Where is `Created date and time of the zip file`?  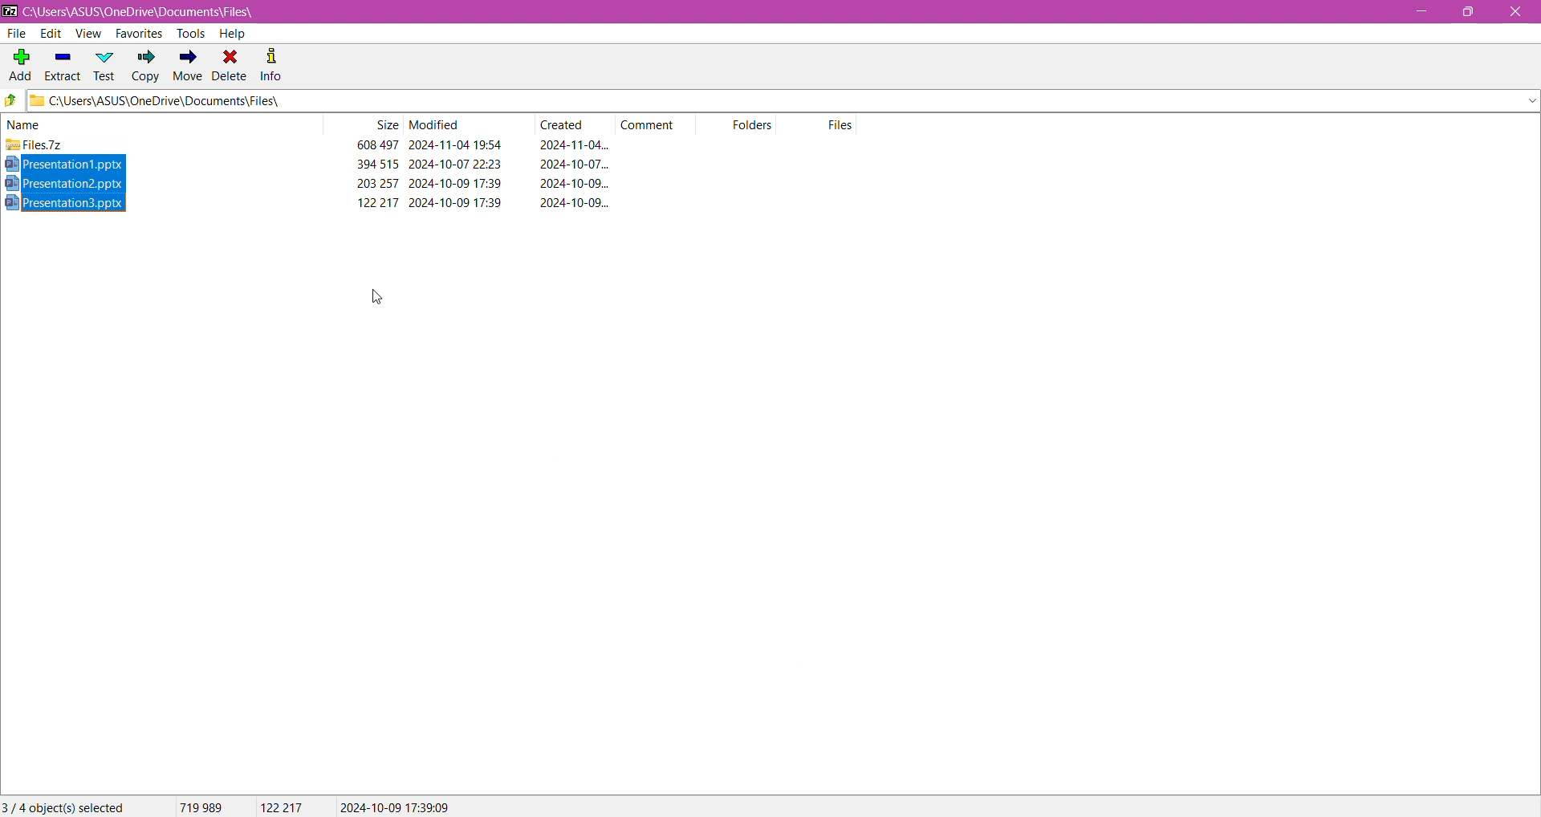 Created date and time of the zip file is located at coordinates (570, 145).